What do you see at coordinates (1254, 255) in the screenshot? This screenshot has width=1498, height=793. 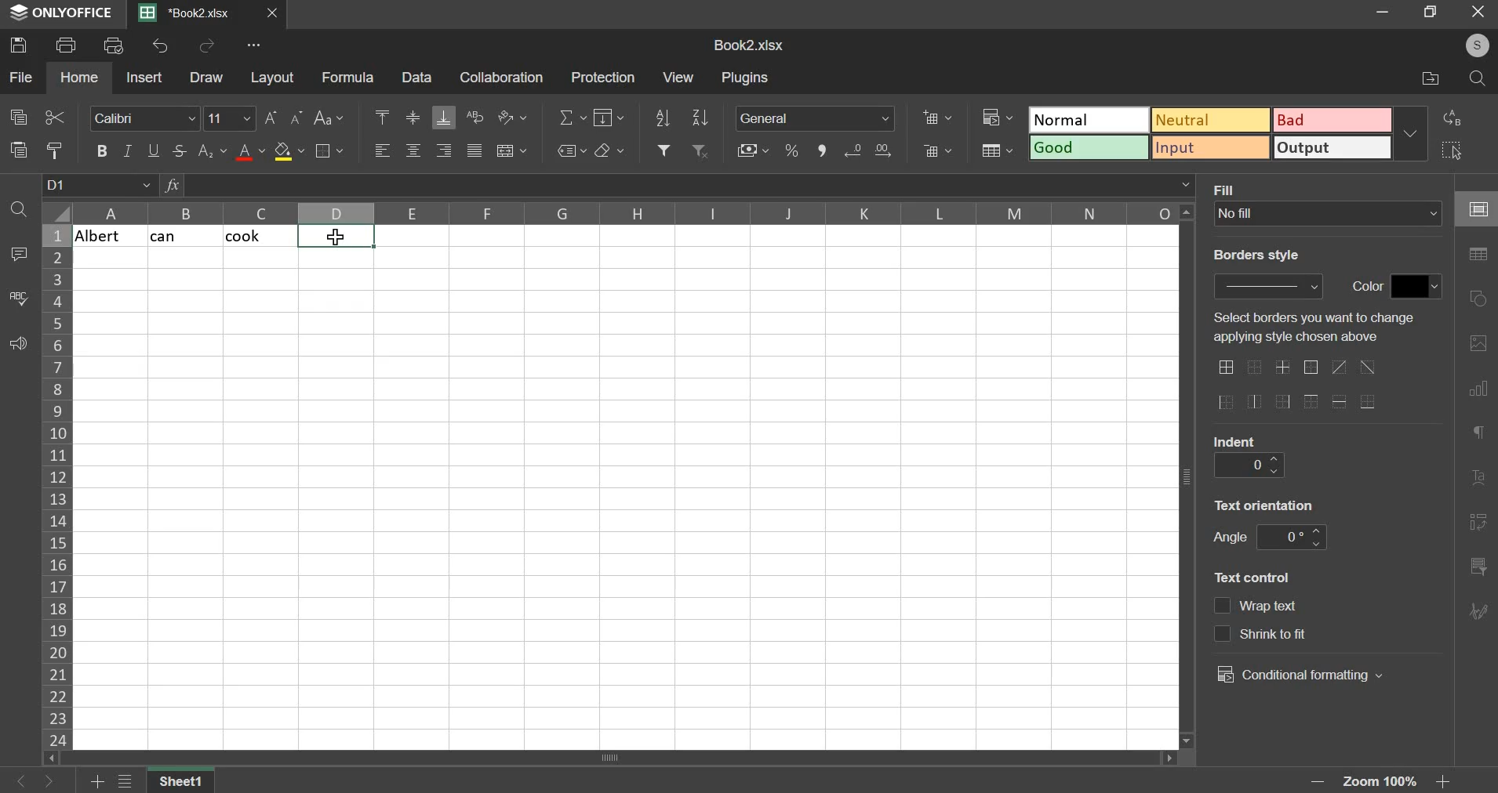 I see `text` at bounding box center [1254, 255].